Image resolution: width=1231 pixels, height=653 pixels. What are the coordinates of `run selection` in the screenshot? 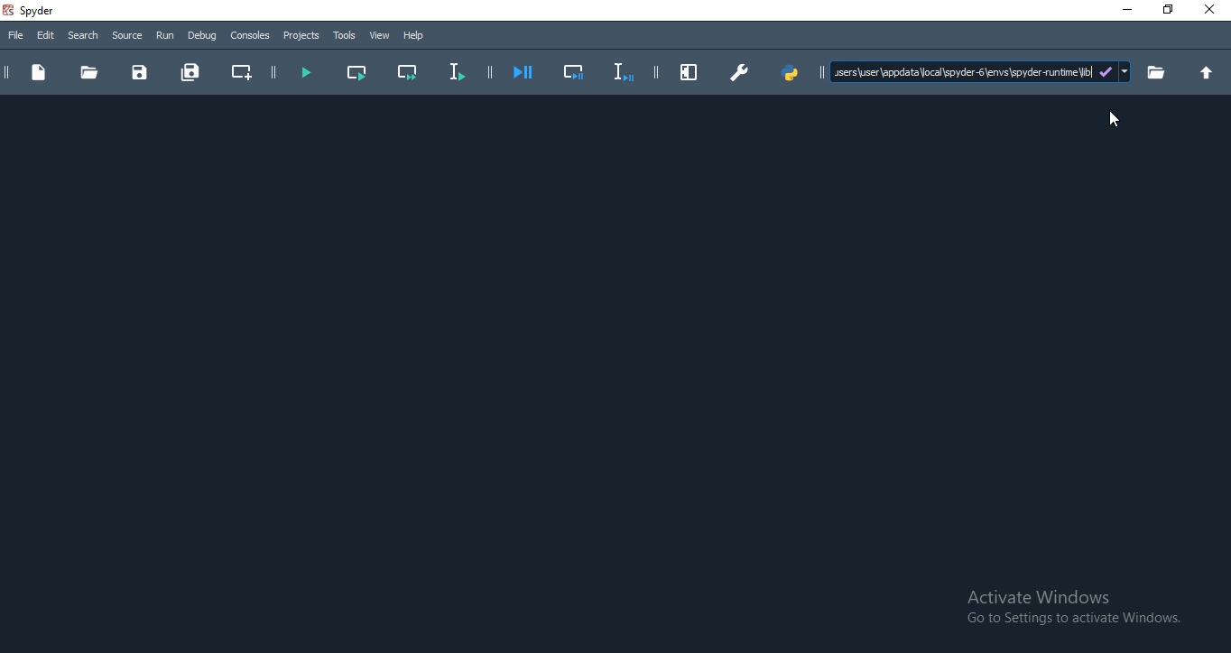 It's located at (456, 73).